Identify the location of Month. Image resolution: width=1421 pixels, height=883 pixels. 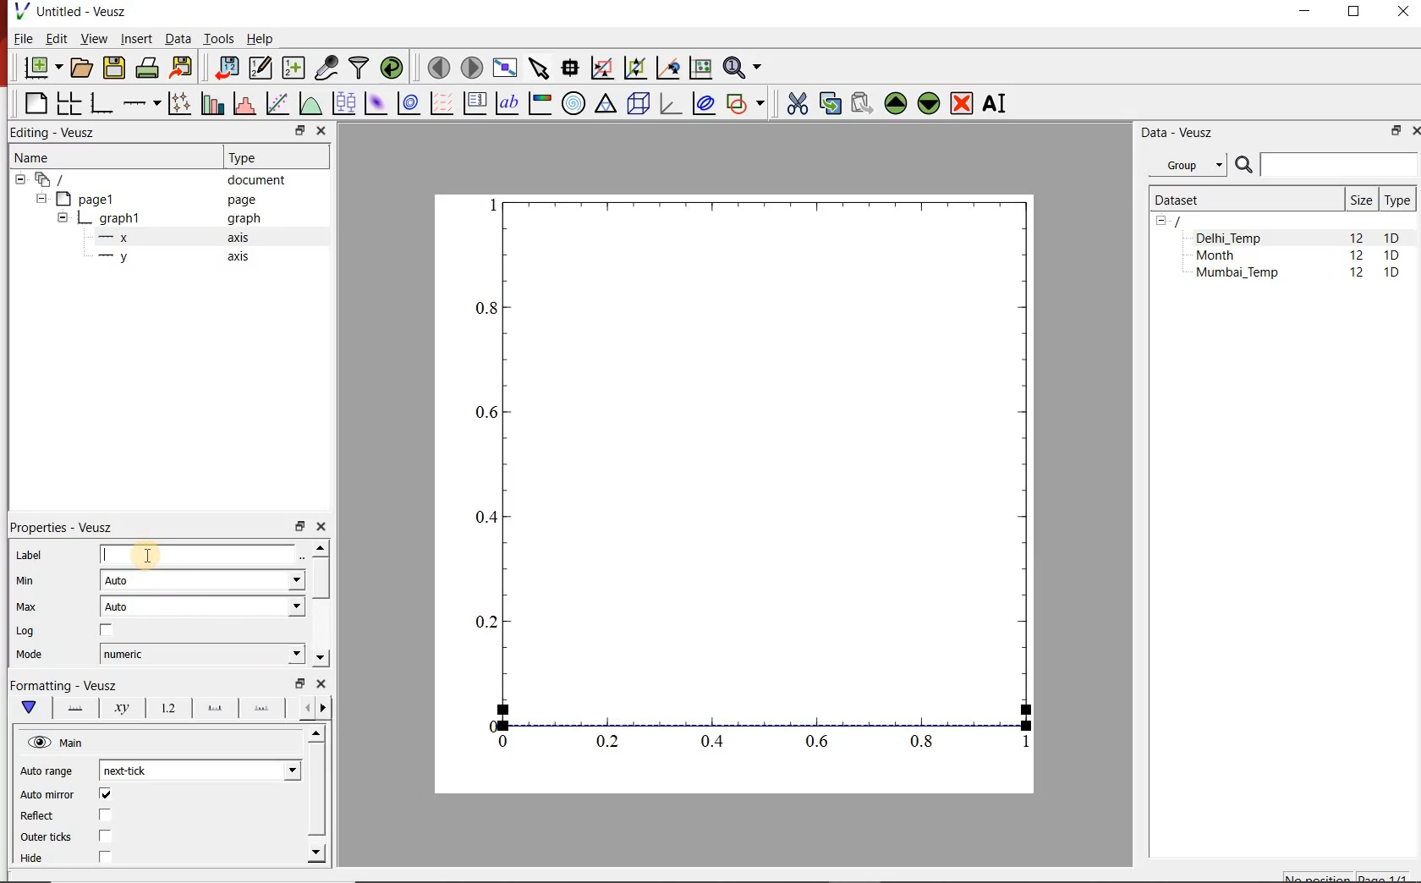
(1227, 255).